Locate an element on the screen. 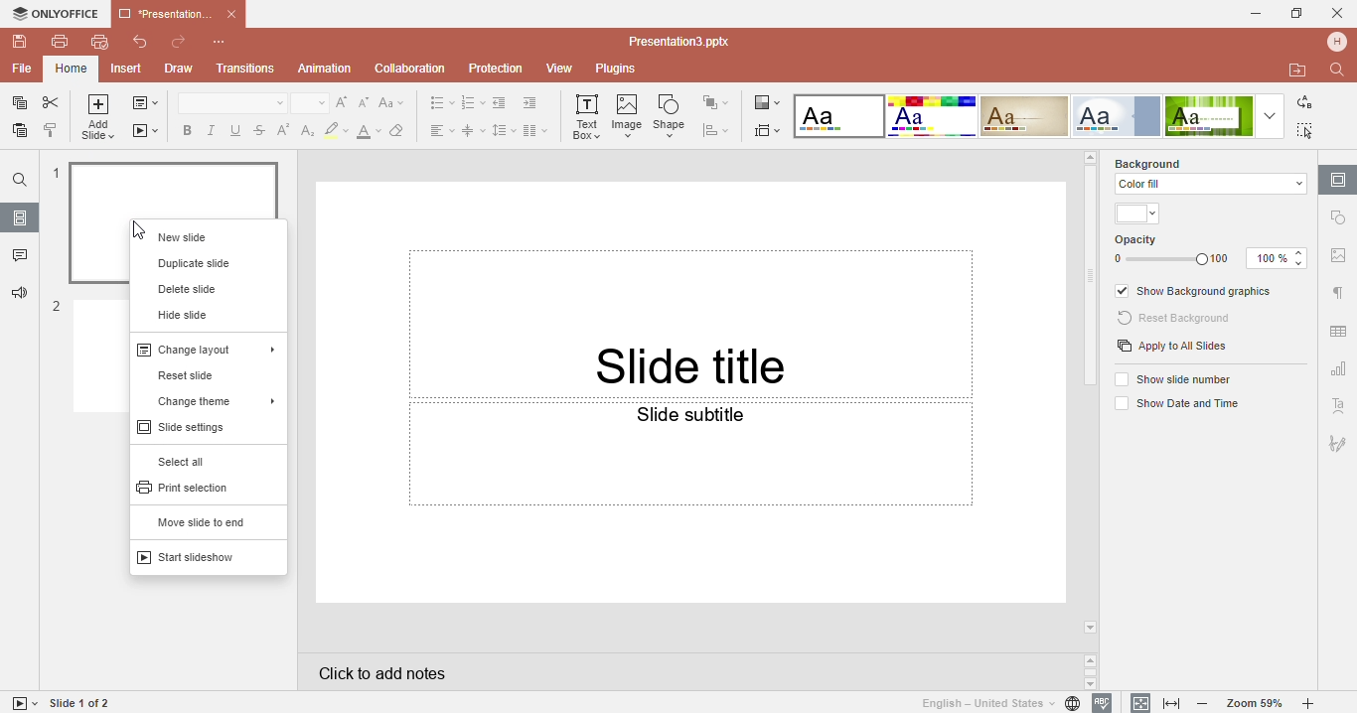 The width and height of the screenshot is (1357, 713). Slides  is located at coordinates (20, 217).